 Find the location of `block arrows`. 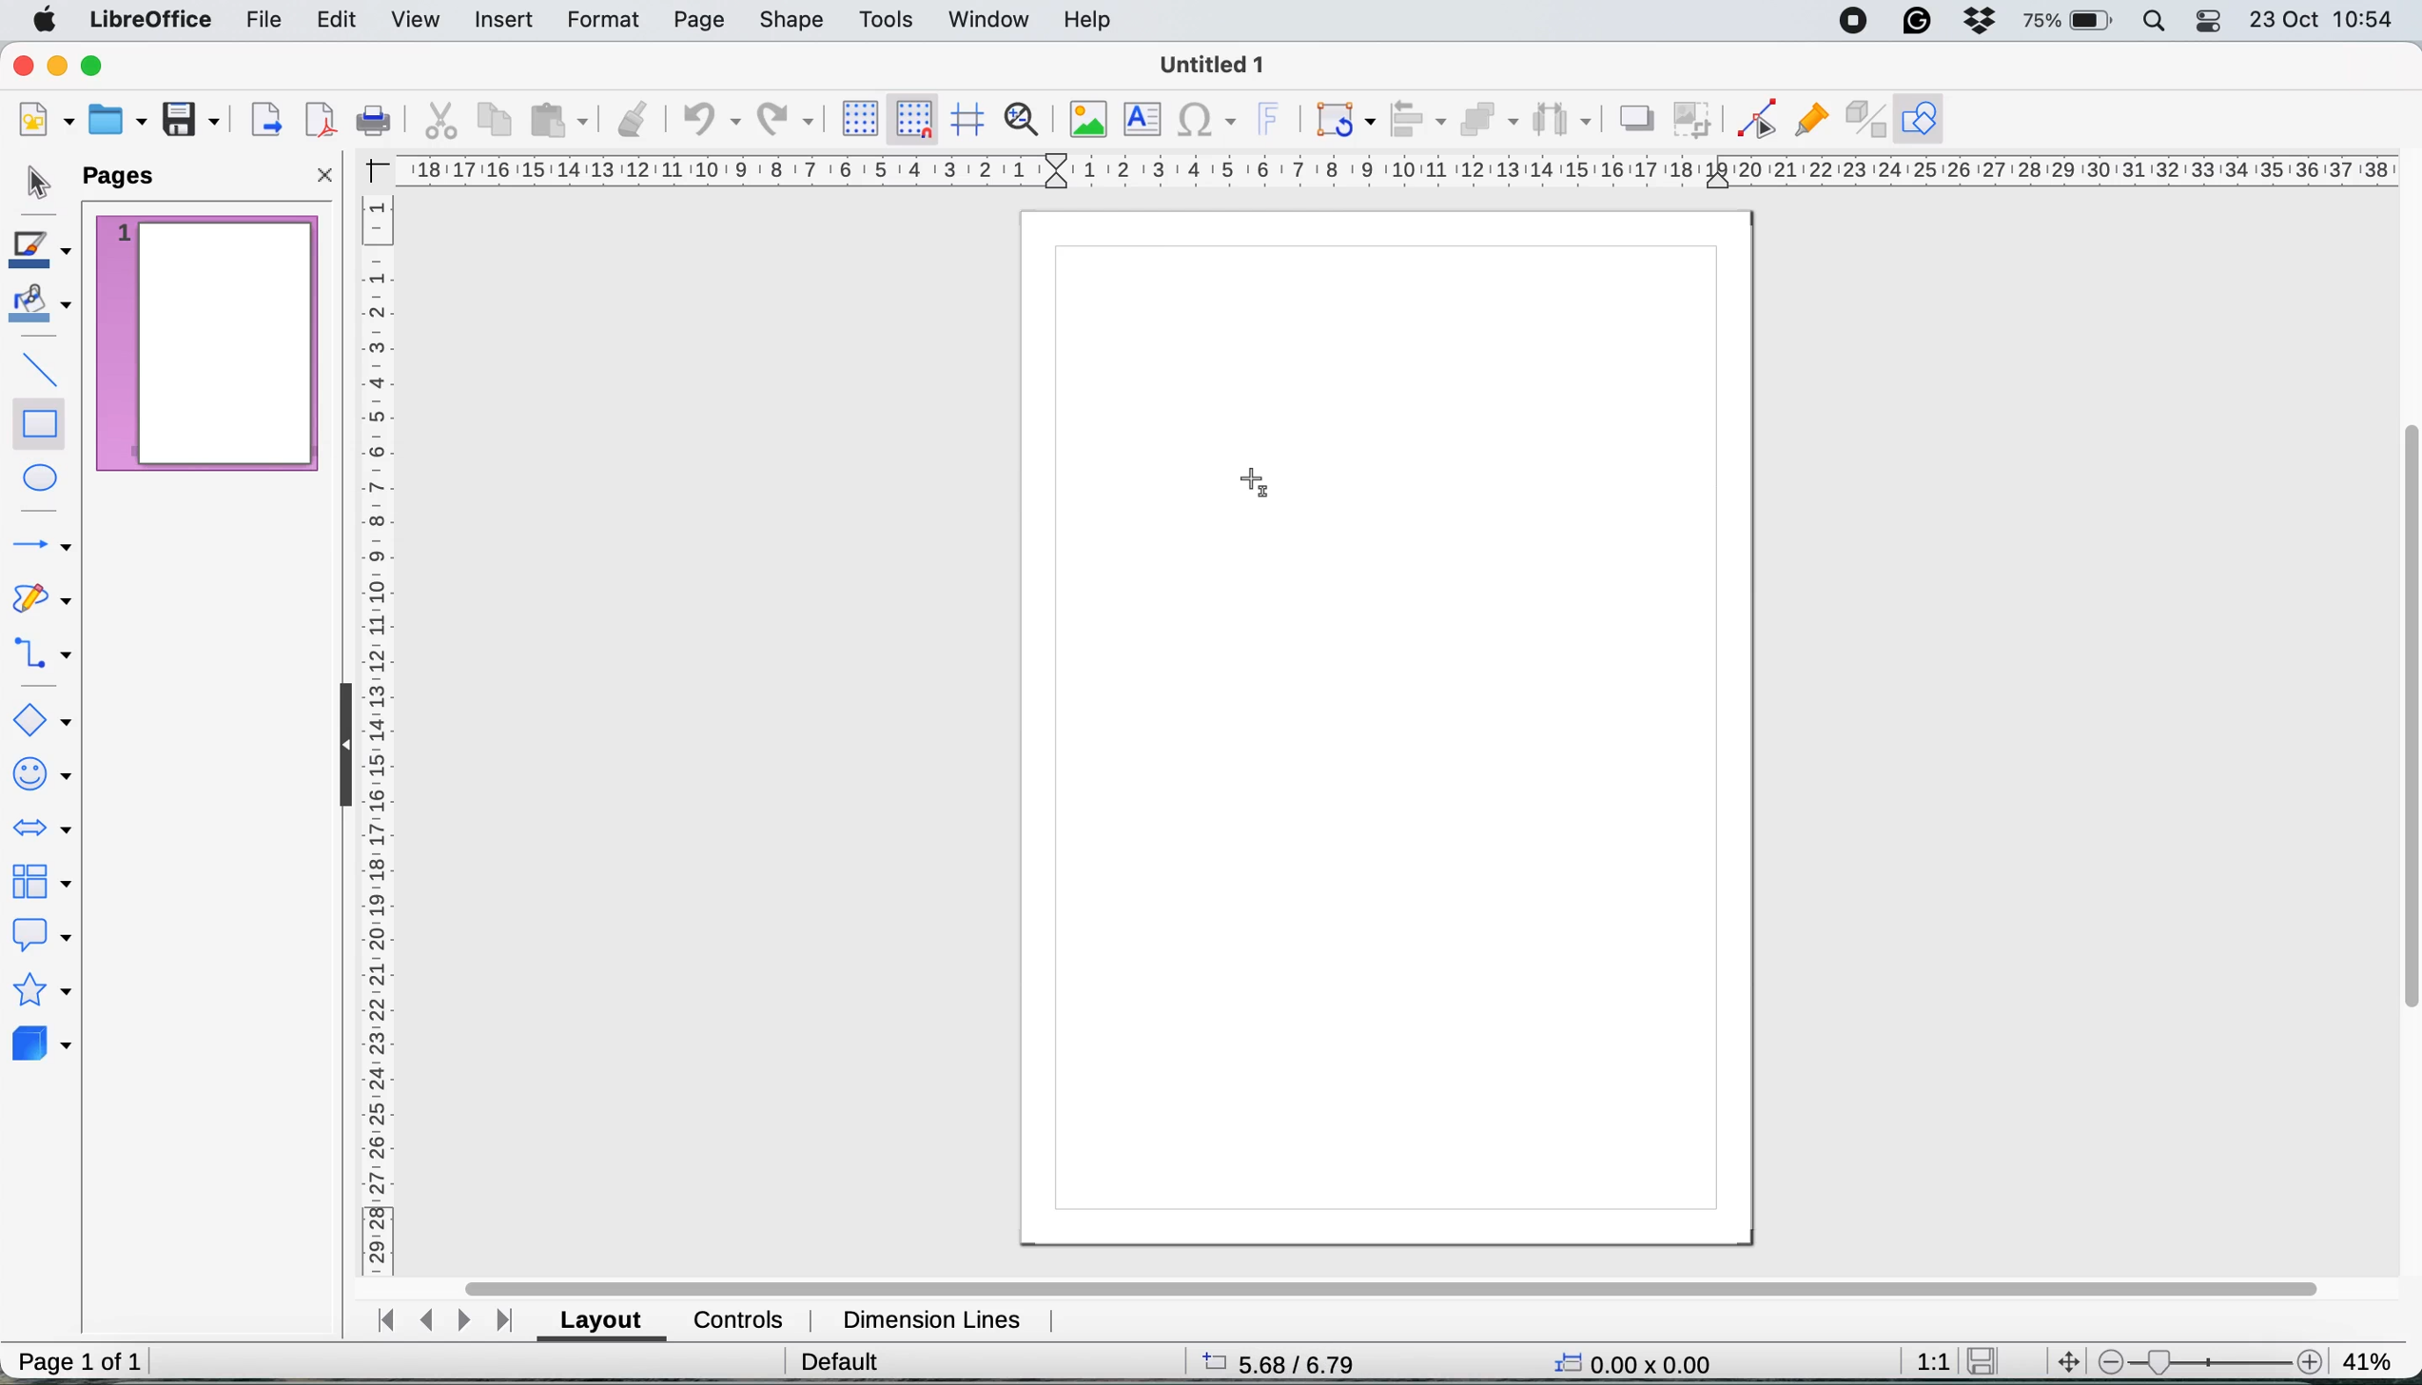

block arrows is located at coordinates (45, 833).